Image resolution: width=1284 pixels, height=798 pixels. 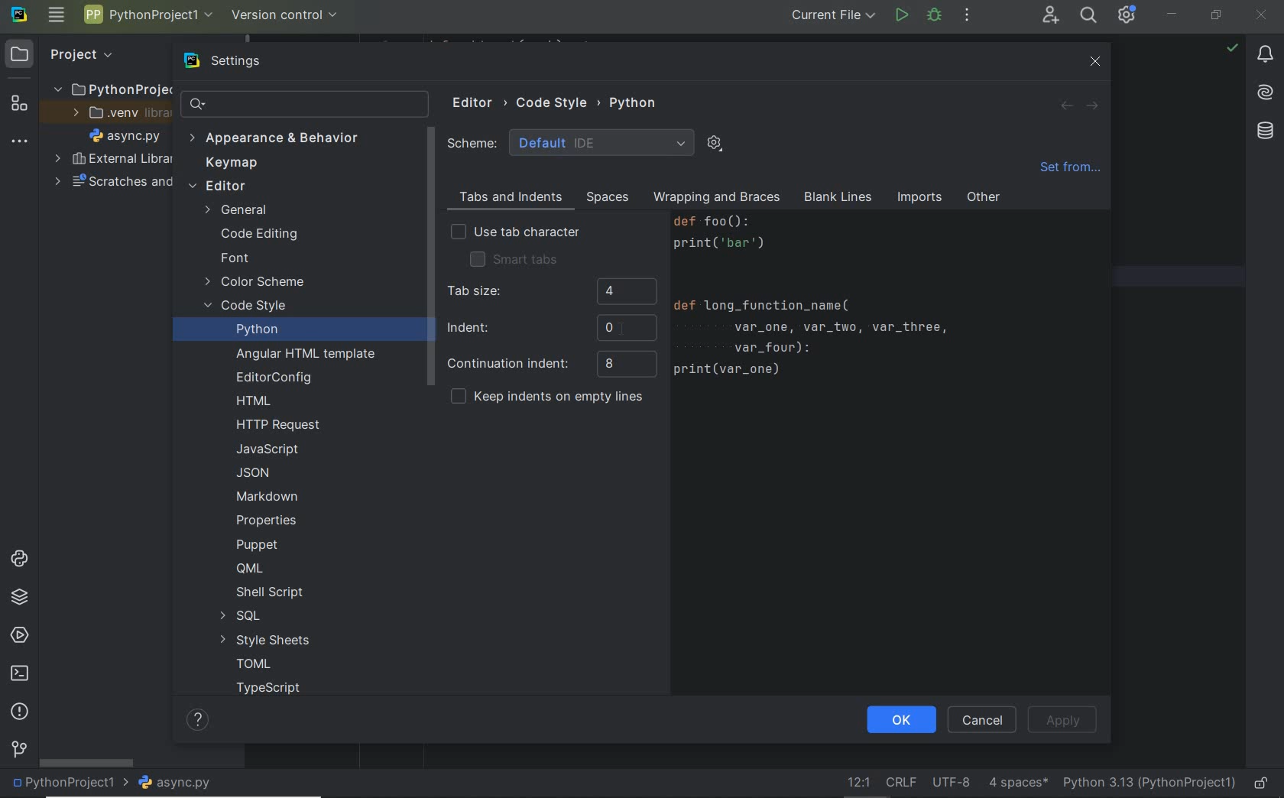 What do you see at coordinates (180, 783) in the screenshot?
I see `file name` at bounding box center [180, 783].